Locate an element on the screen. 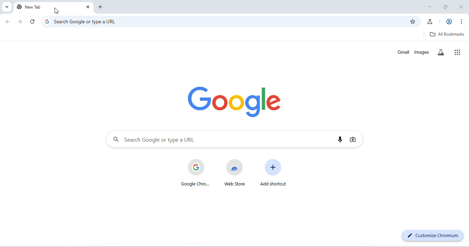 The width and height of the screenshot is (469, 247). search tabs is located at coordinates (6, 7).